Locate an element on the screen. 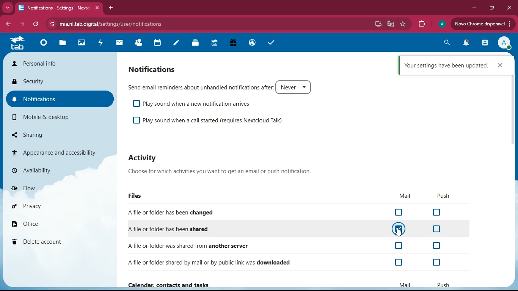 The image size is (518, 291). activity is located at coordinates (100, 44).